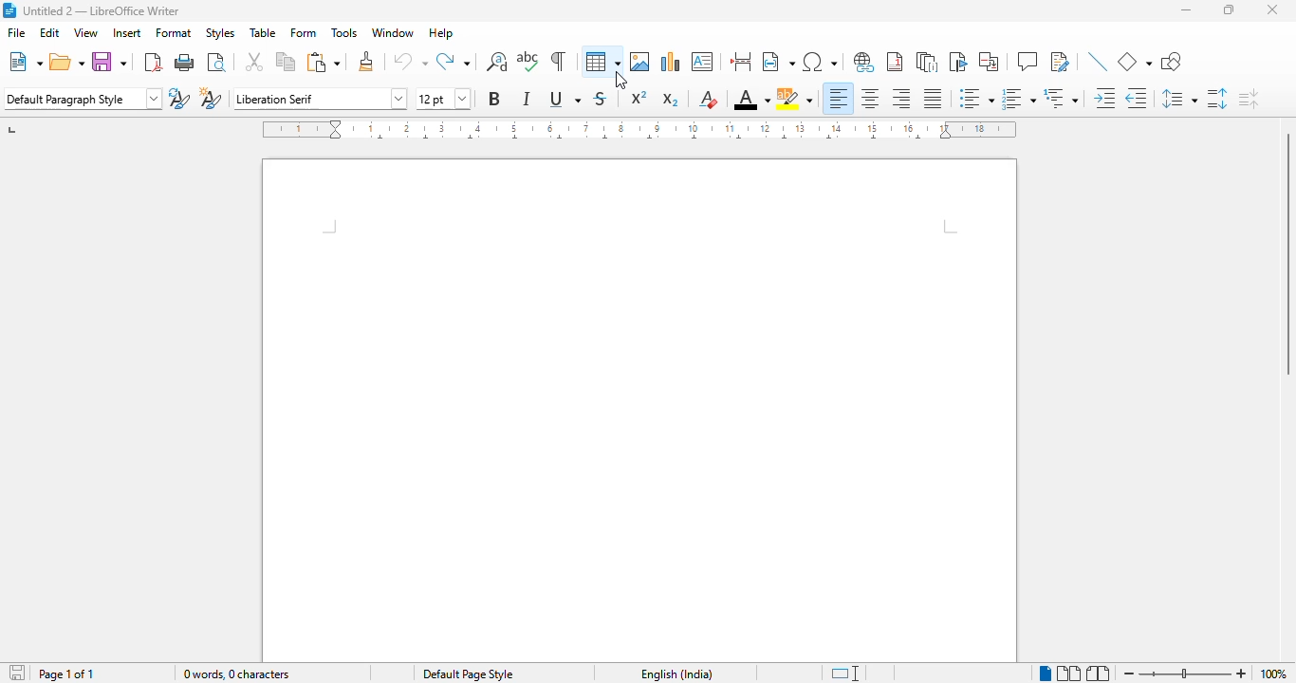 The width and height of the screenshot is (1296, 683). Describe the element at coordinates (528, 61) in the screenshot. I see `spelling` at that location.